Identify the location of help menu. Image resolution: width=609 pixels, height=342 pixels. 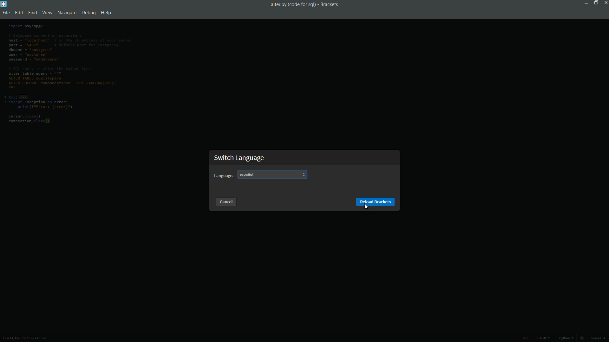
(106, 12).